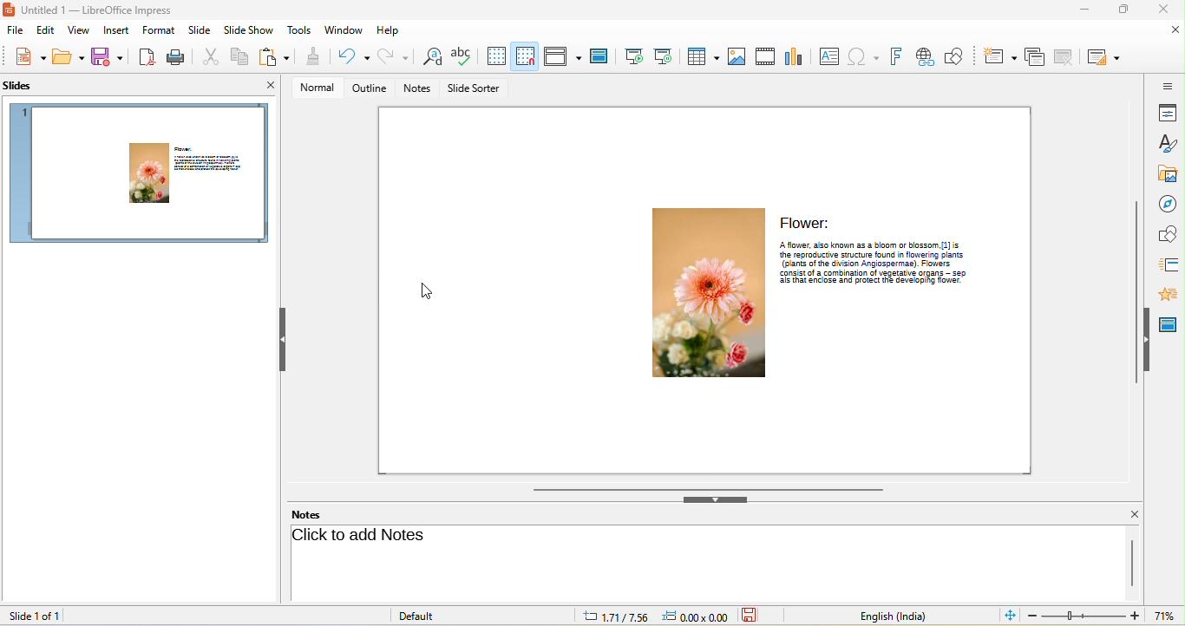 The image size is (1185, 626). What do you see at coordinates (16, 30) in the screenshot?
I see `file` at bounding box center [16, 30].